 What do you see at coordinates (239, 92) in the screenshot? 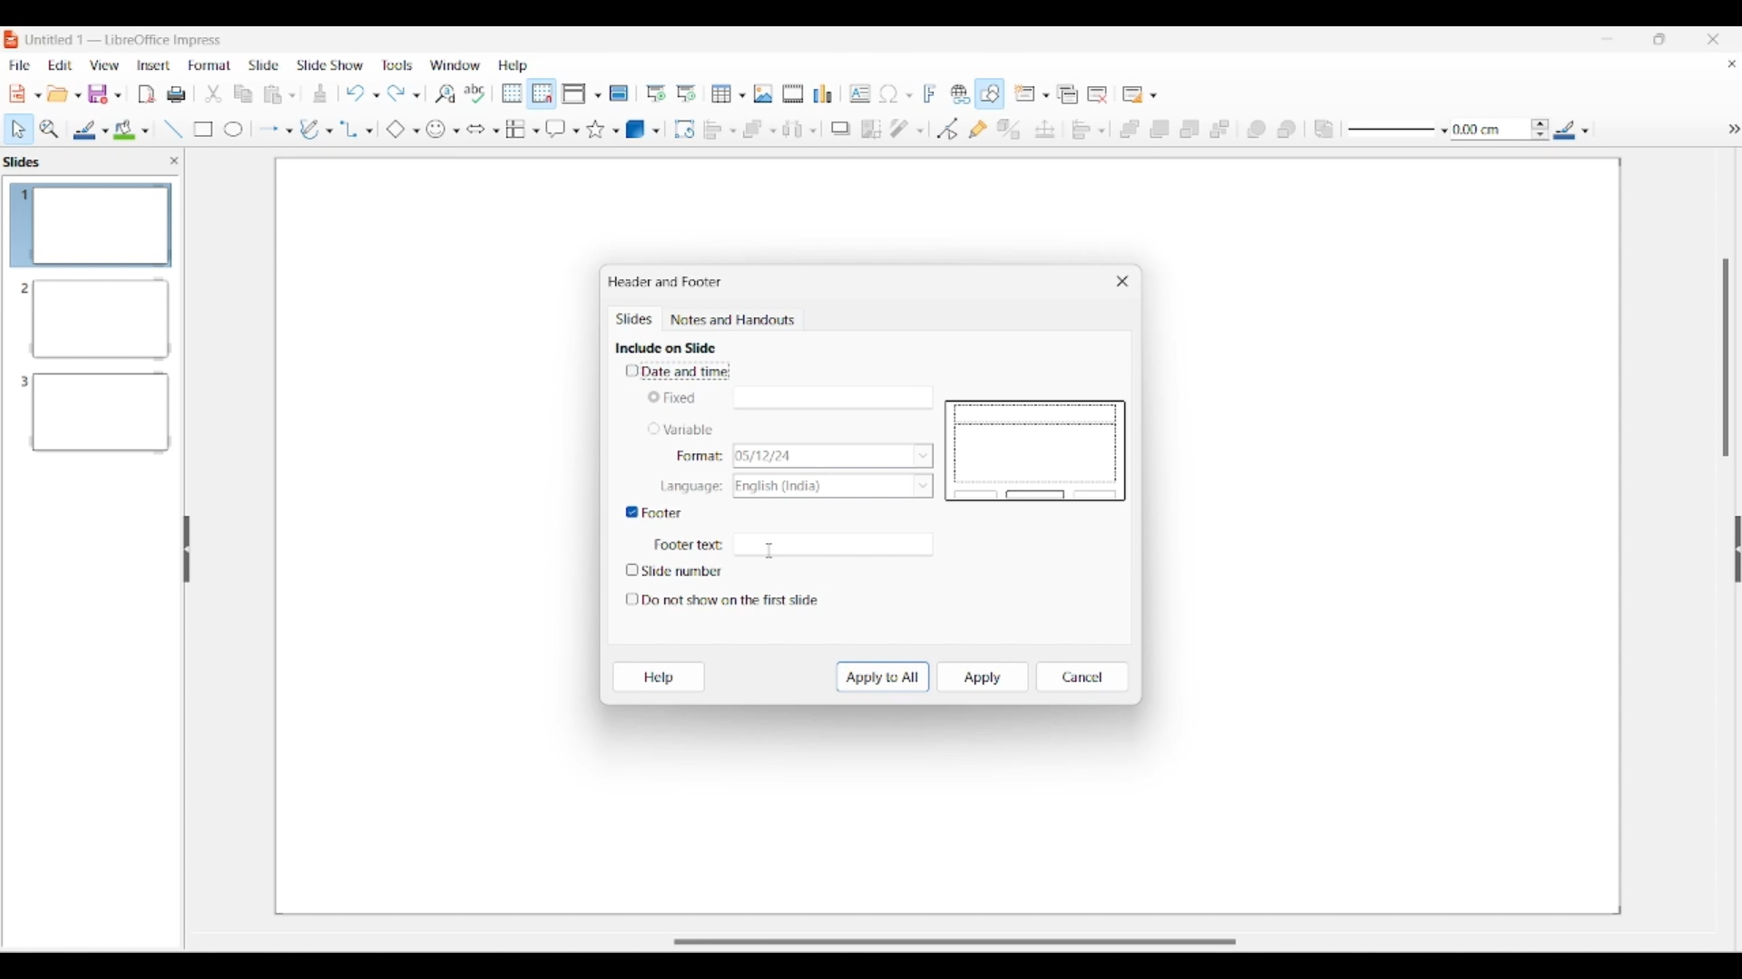
I see `Copy` at bounding box center [239, 92].